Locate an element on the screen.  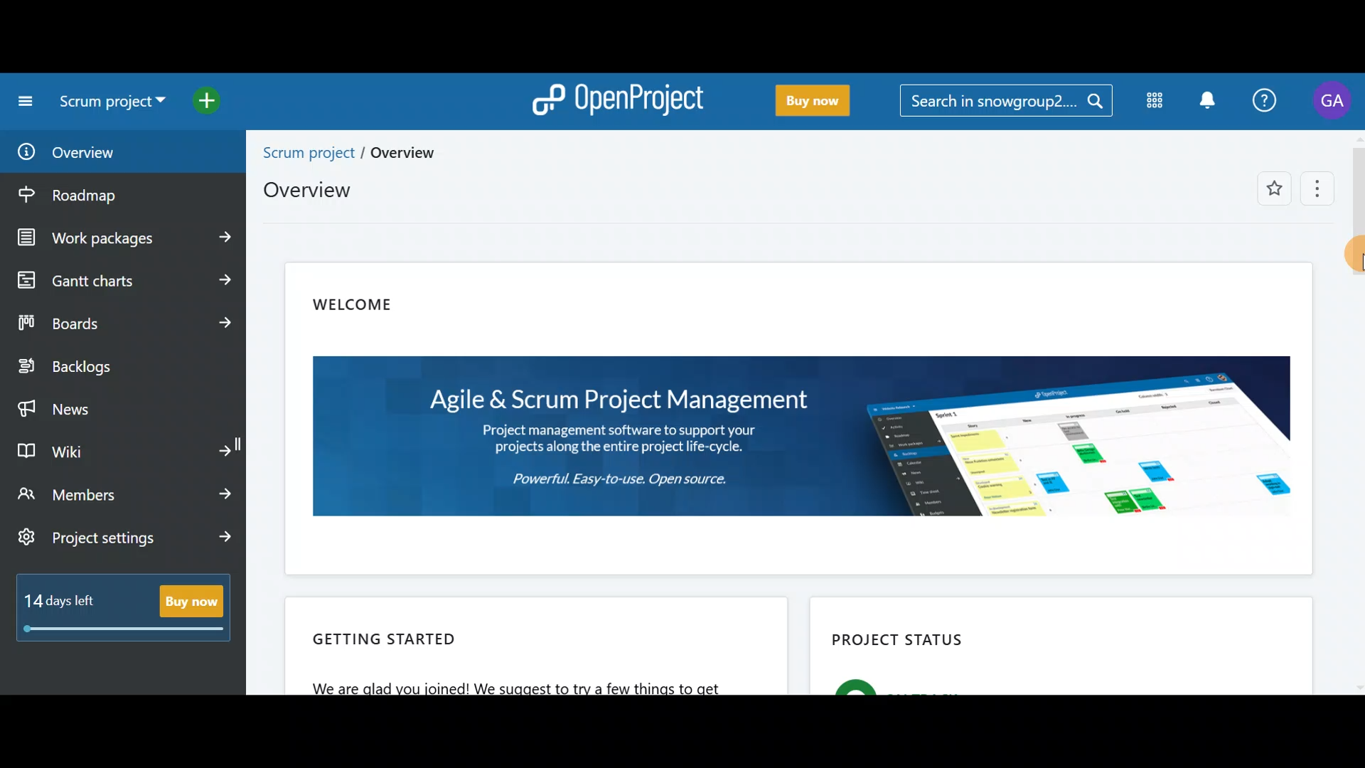
Help is located at coordinates (1267, 98).